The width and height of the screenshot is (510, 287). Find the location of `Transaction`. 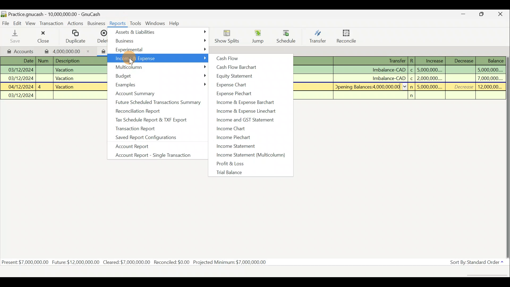

Transaction is located at coordinates (52, 24).